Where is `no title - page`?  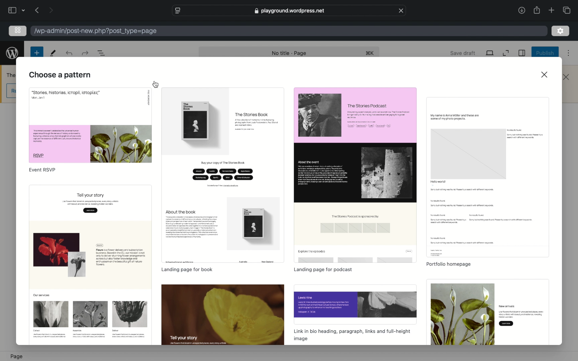
no title - page is located at coordinates (289, 53).